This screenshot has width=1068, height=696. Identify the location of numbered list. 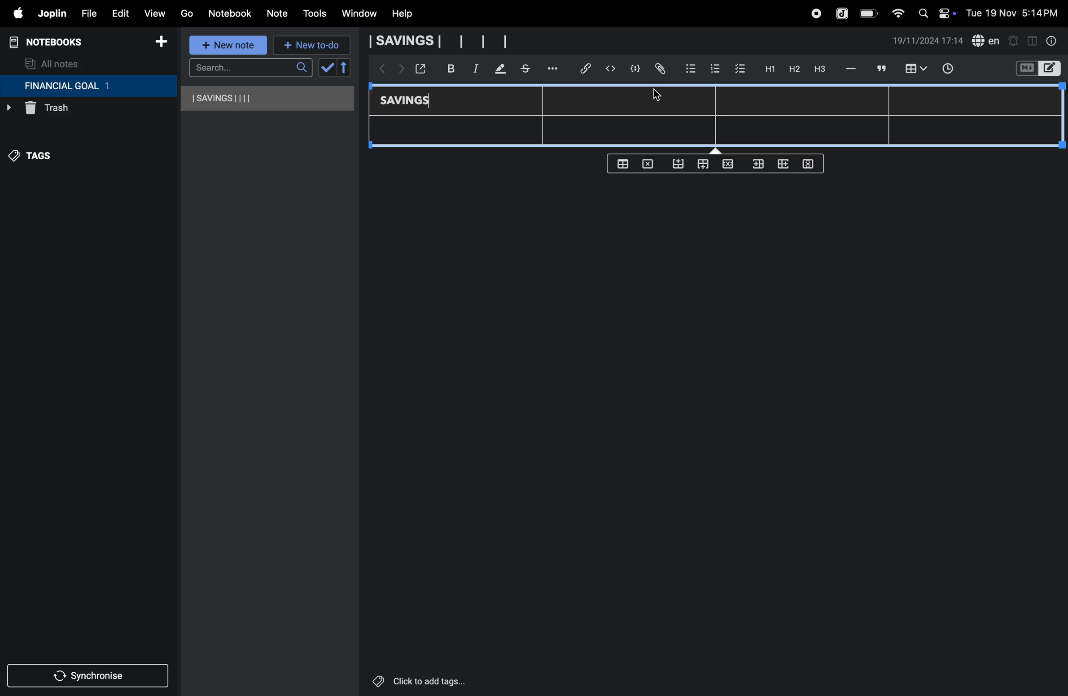
(714, 68).